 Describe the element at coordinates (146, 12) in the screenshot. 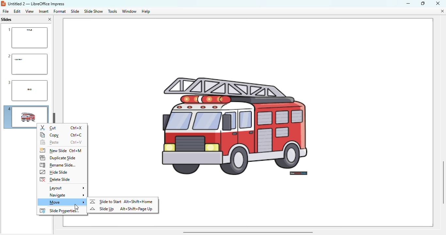

I see `help` at that location.